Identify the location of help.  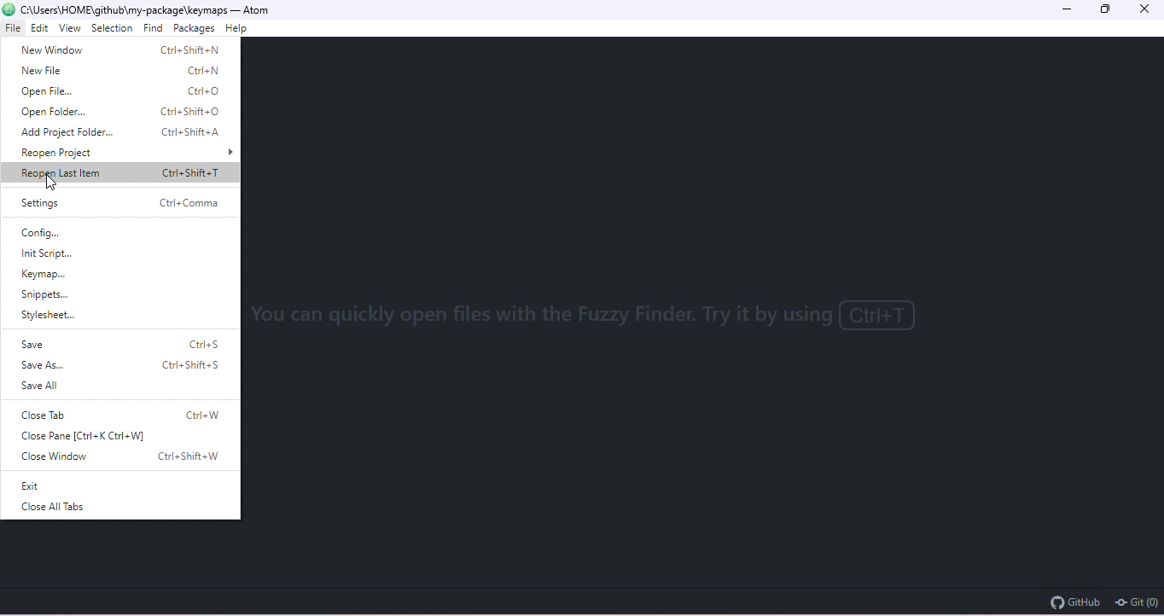
(240, 28).